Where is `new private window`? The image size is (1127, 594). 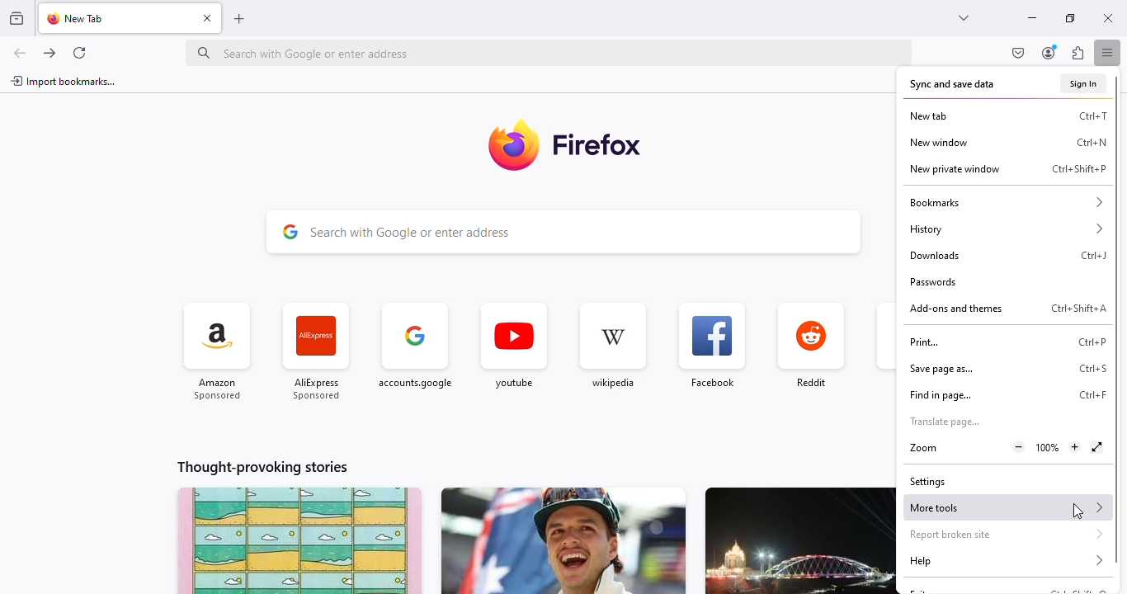 new private window is located at coordinates (955, 169).